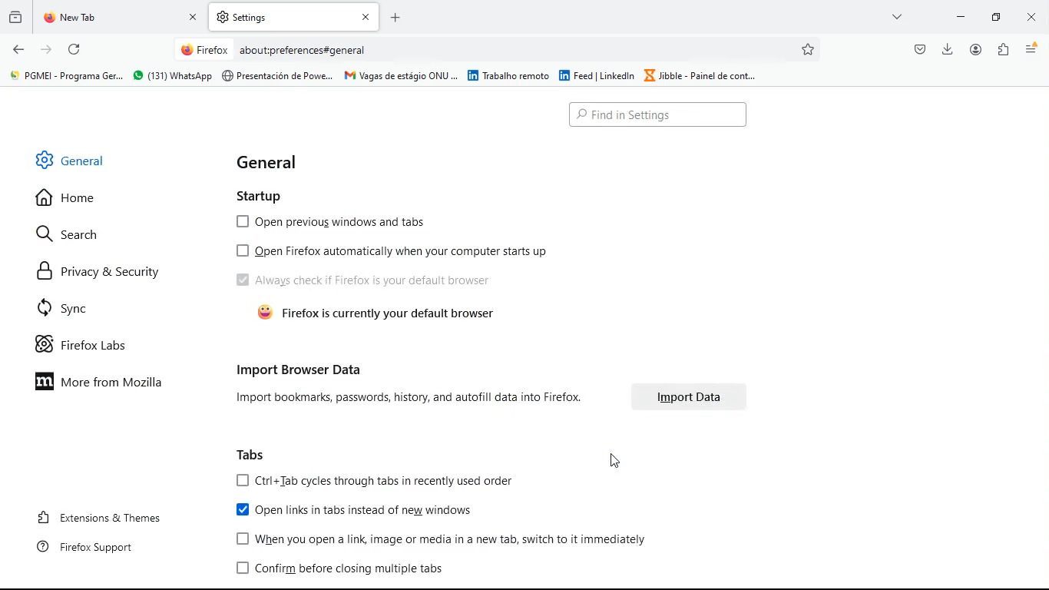 The height and width of the screenshot is (590, 1049). I want to click on &' PGMEI - Programa Ger., so click(65, 76).